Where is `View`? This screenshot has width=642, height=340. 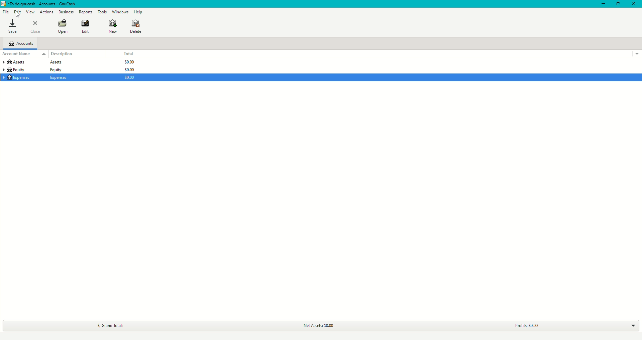
View is located at coordinates (30, 12).